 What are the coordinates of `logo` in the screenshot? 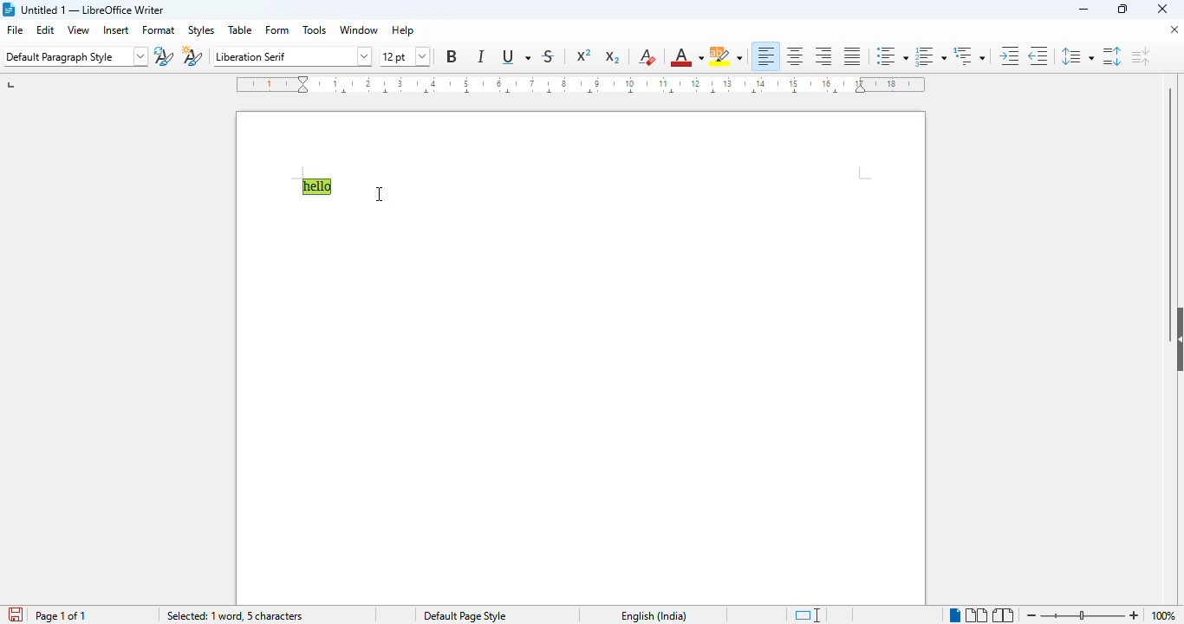 It's located at (10, 9).